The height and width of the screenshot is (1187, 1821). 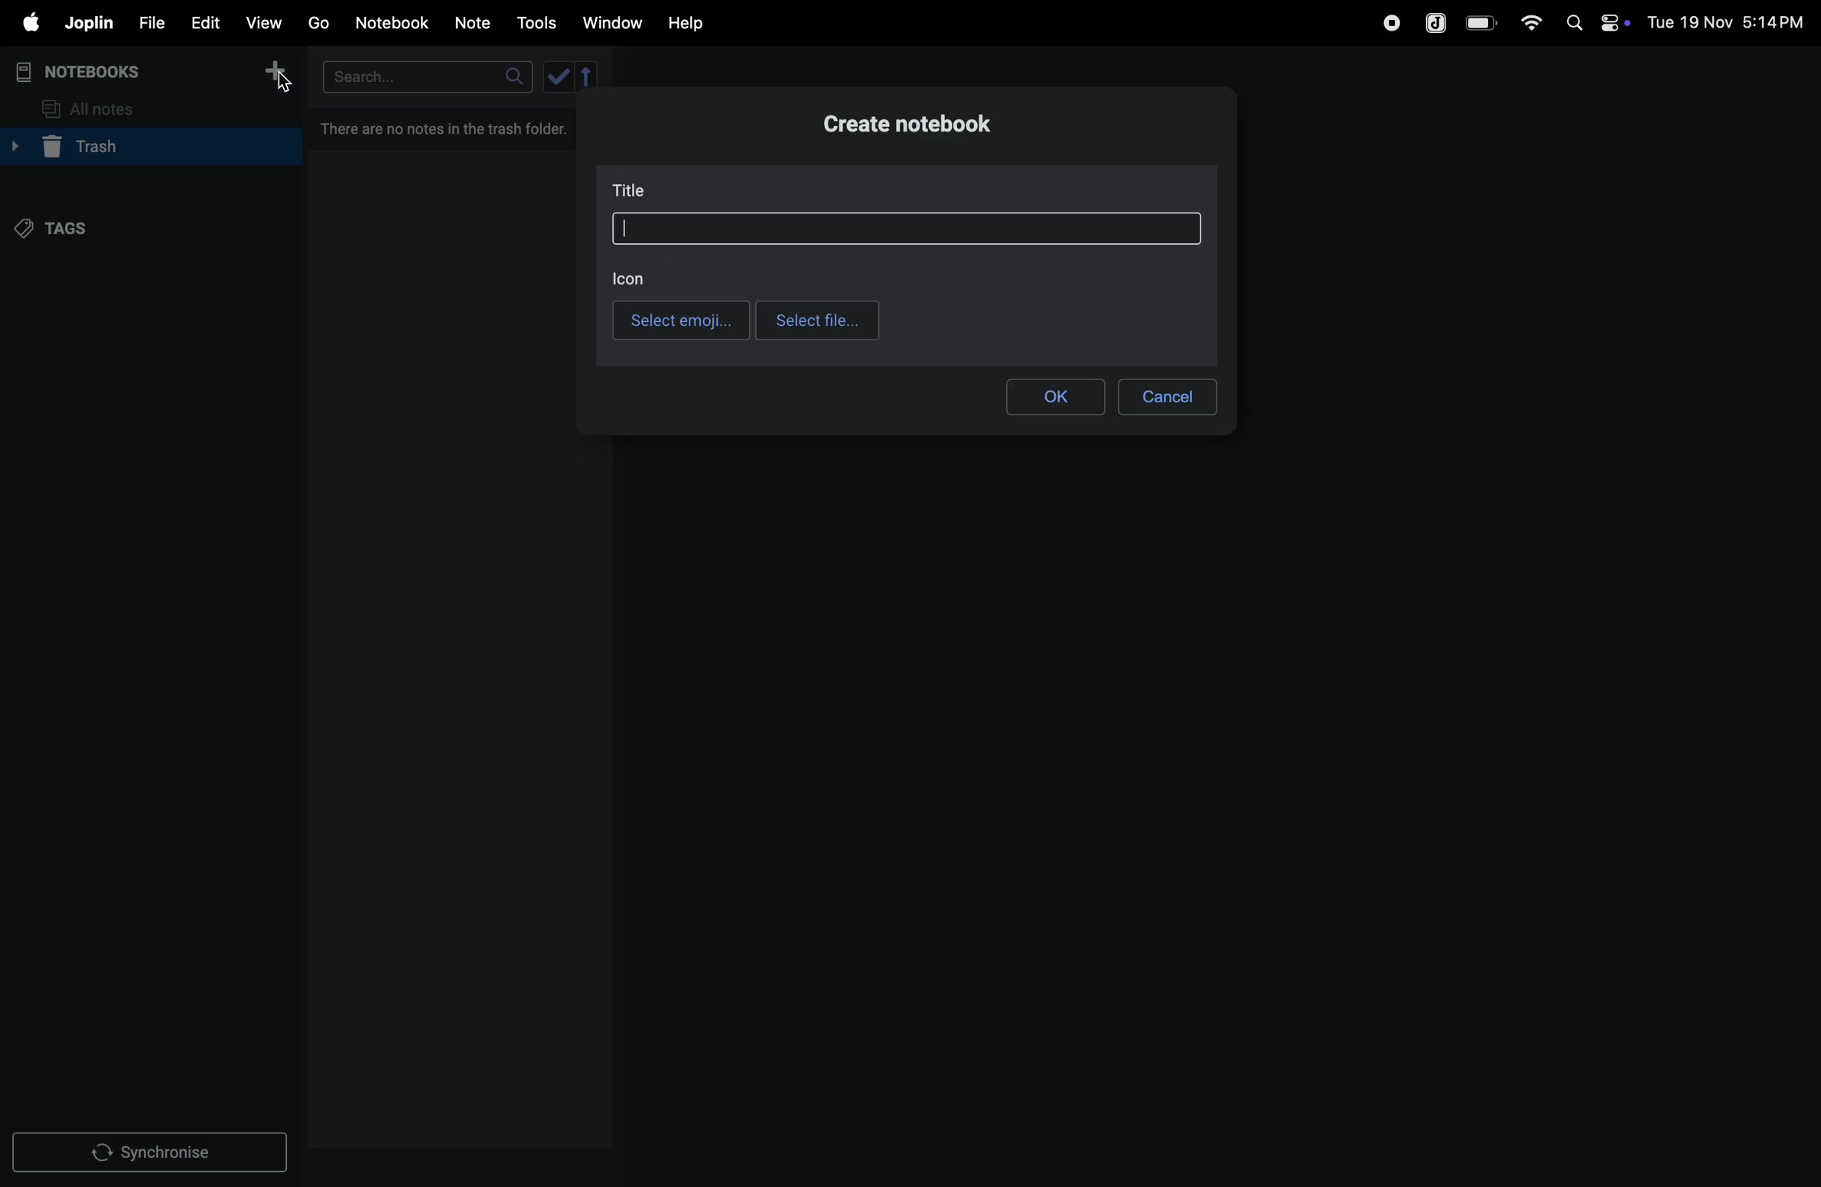 What do you see at coordinates (819, 320) in the screenshot?
I see `select file` at bounding box center [819, 320].